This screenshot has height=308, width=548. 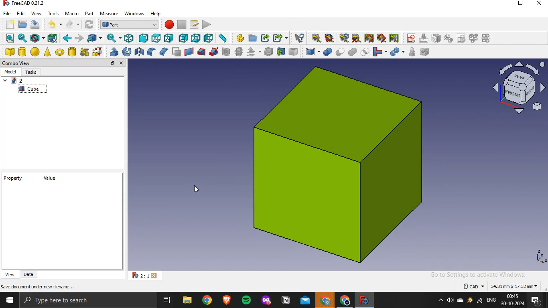 What do you see at coordinates (16, 178) in the screenshot?
I see `property` at bounding box center [16, 178].